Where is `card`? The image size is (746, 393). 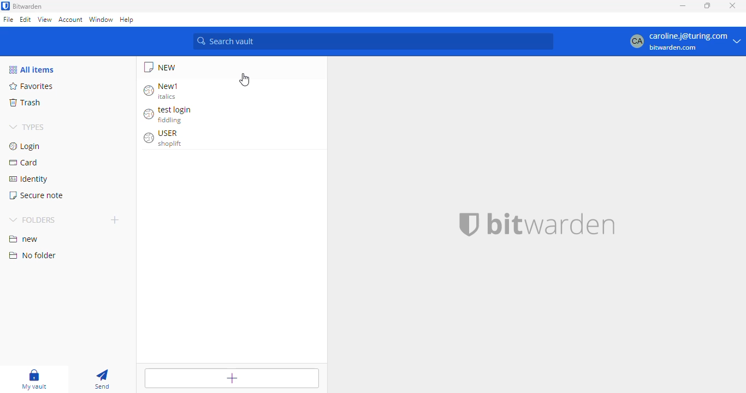 card is located at coordinates (24, 163).